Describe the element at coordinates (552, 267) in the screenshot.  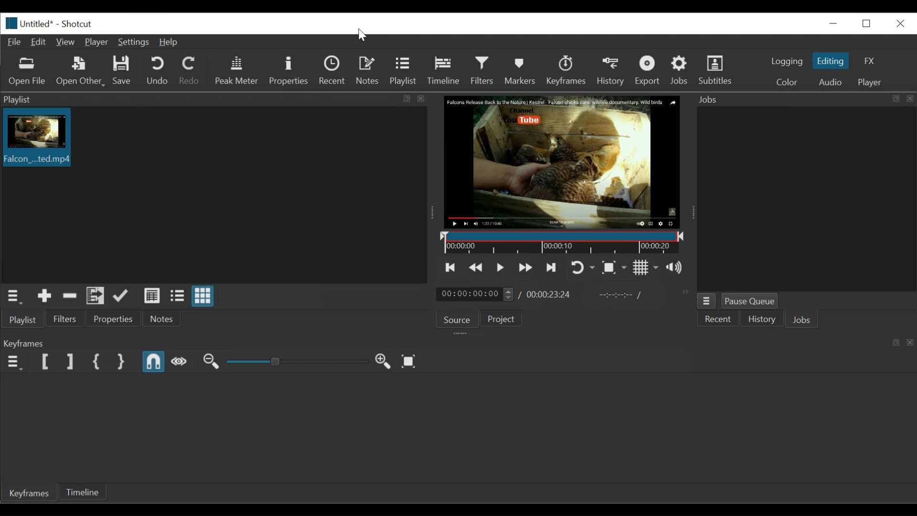
I see `Skip to the next point` at that location.